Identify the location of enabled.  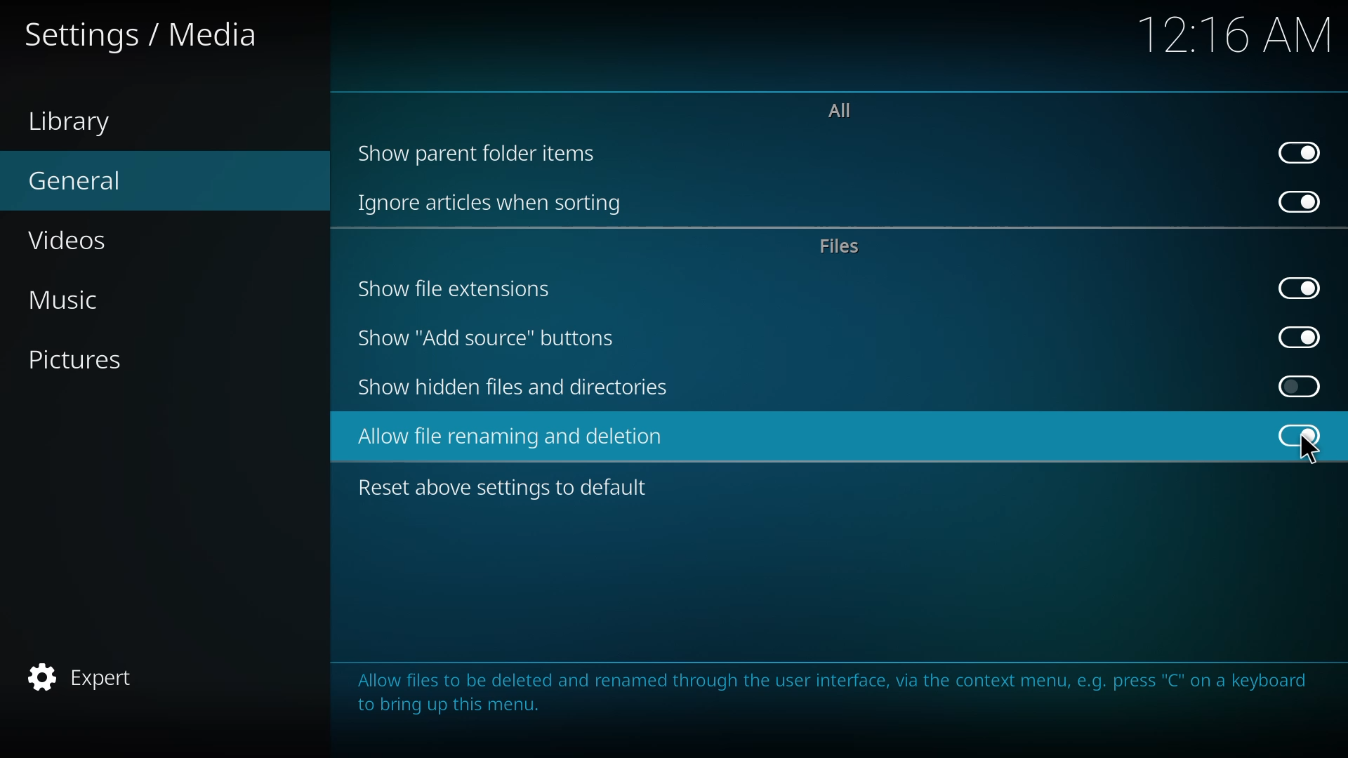
(1302, 149).